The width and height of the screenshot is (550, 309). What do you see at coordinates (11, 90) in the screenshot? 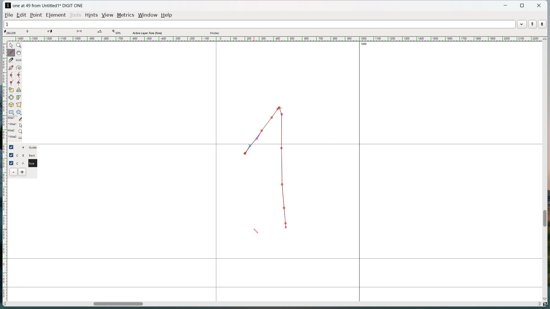
I see `scale` at bounding box center [11, 90].